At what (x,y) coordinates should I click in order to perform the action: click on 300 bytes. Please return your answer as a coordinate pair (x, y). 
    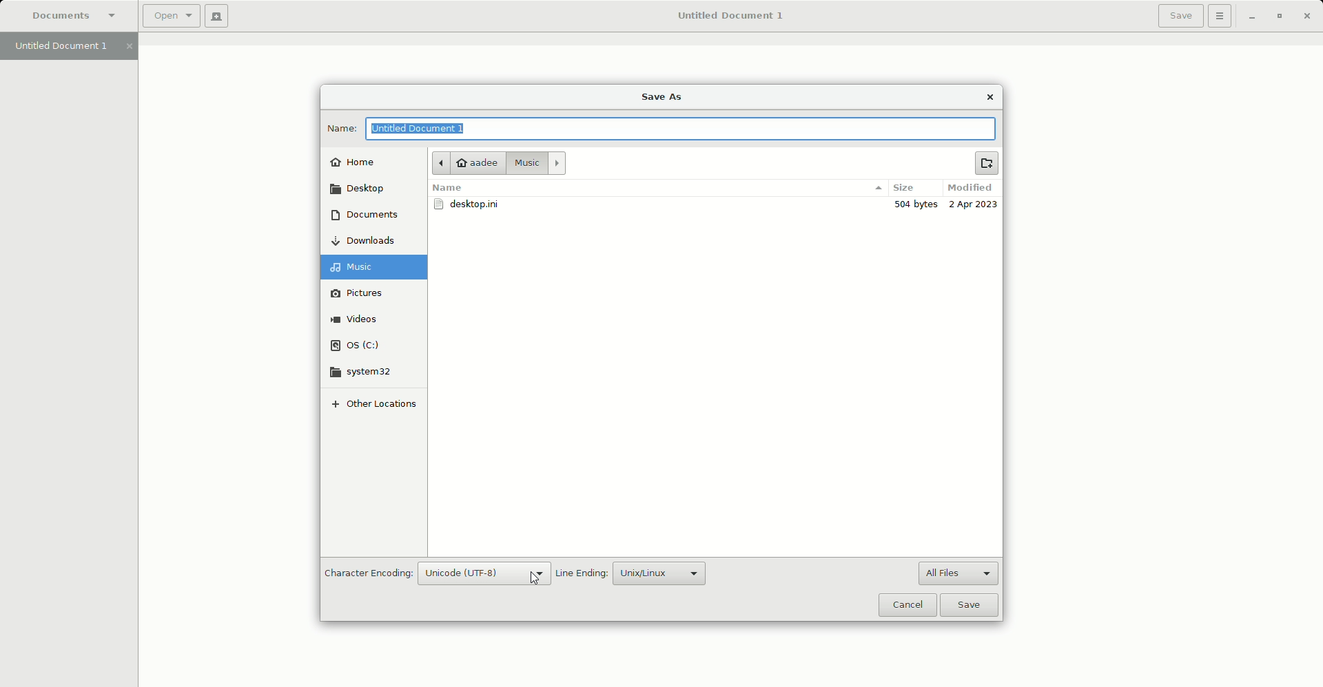
    Looking at the image, I should click on (914, 205).